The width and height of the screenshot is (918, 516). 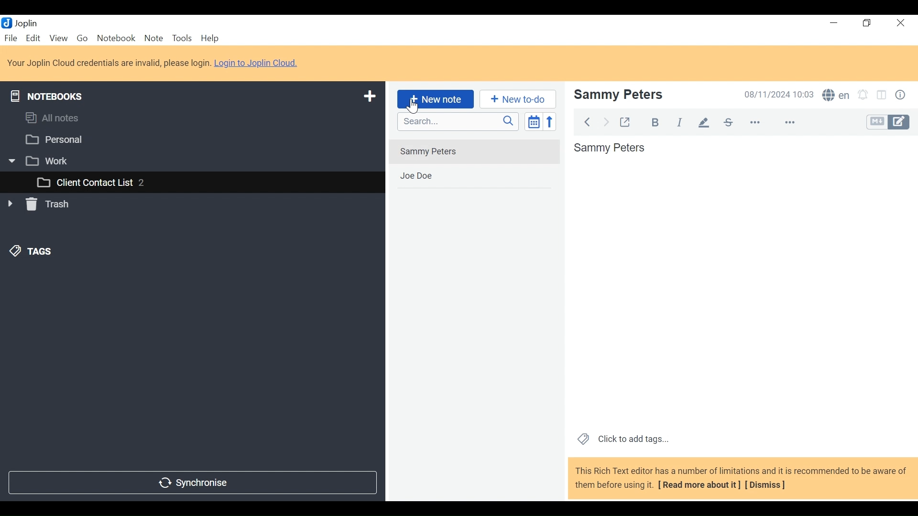 I want to click on Notebook, so click(x=115, y=38).